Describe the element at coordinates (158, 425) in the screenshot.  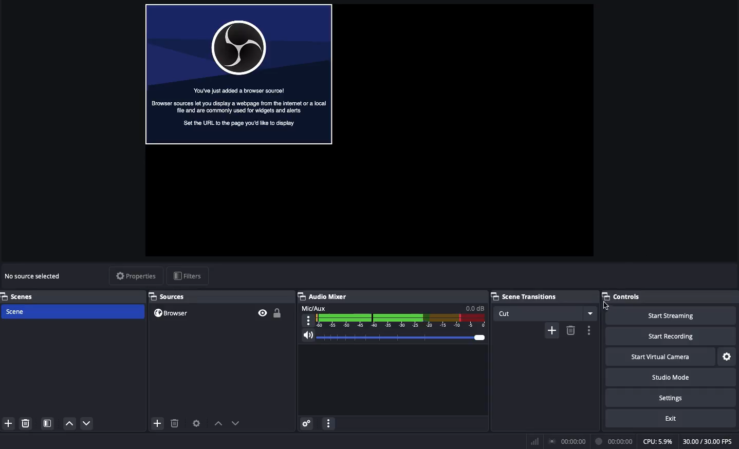
I see `add` at that location.